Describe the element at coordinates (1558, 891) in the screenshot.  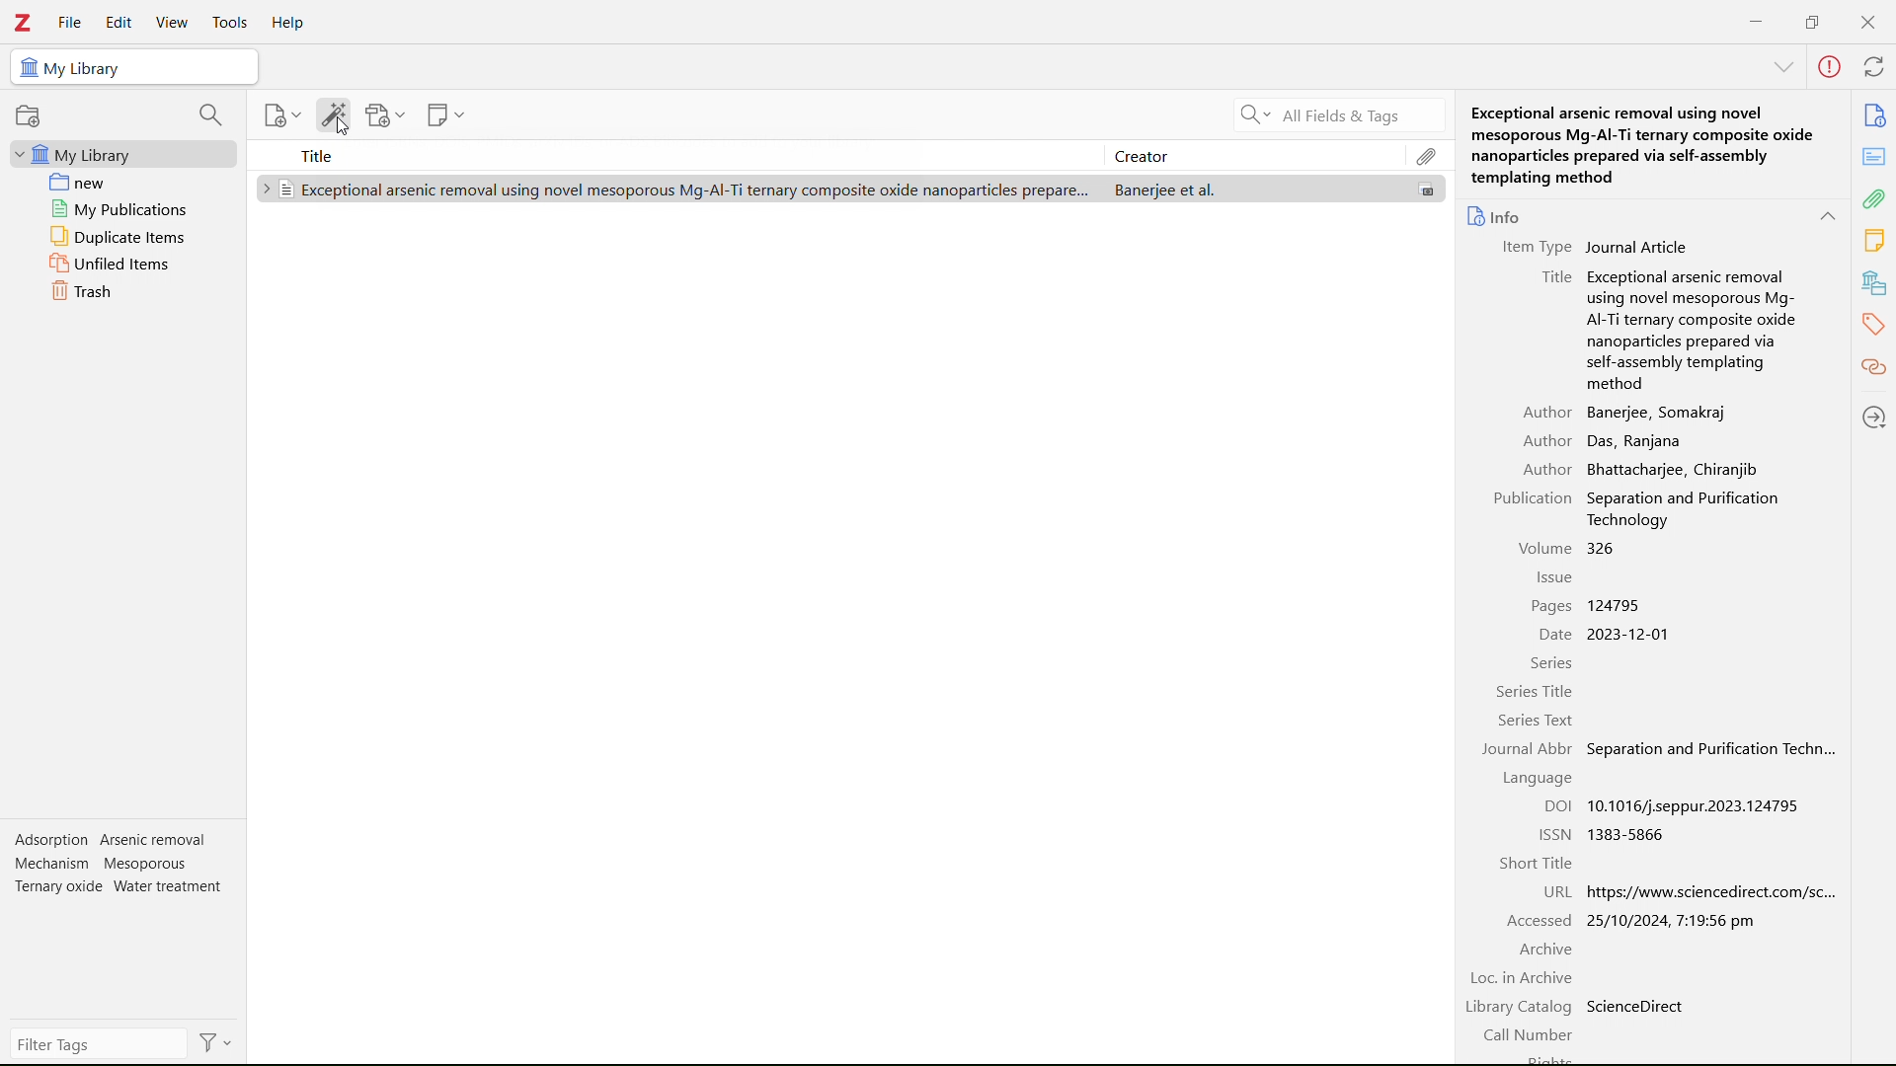
I see `U R L` at that location.